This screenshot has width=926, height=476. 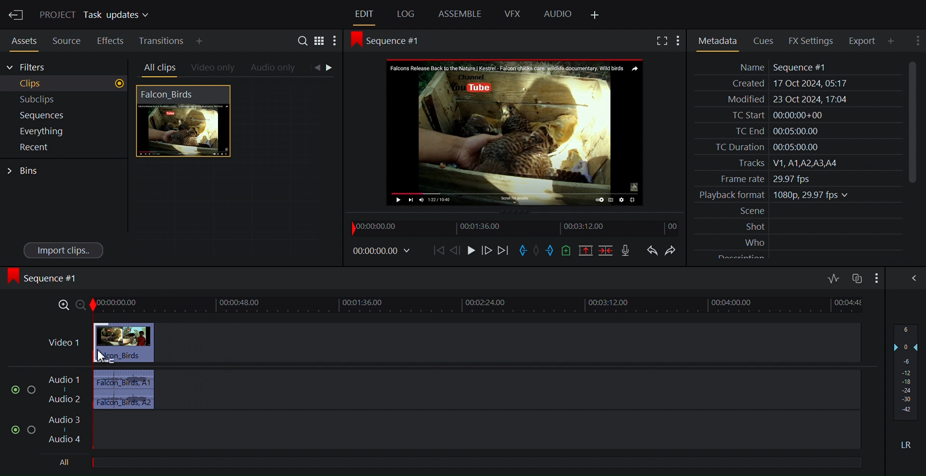 I want to click on timeline, so click(x=479, y=306).